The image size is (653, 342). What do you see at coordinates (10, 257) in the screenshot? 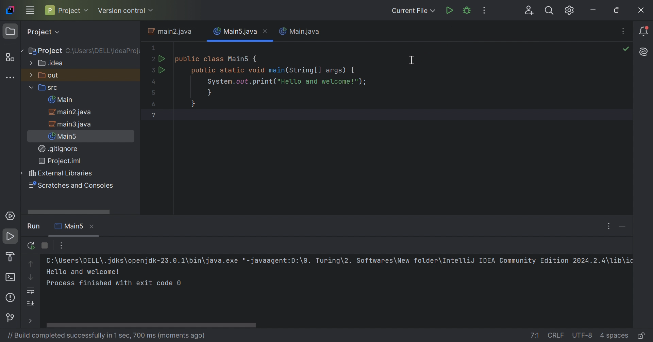
I see `Build` at bounding box center [10, 257].